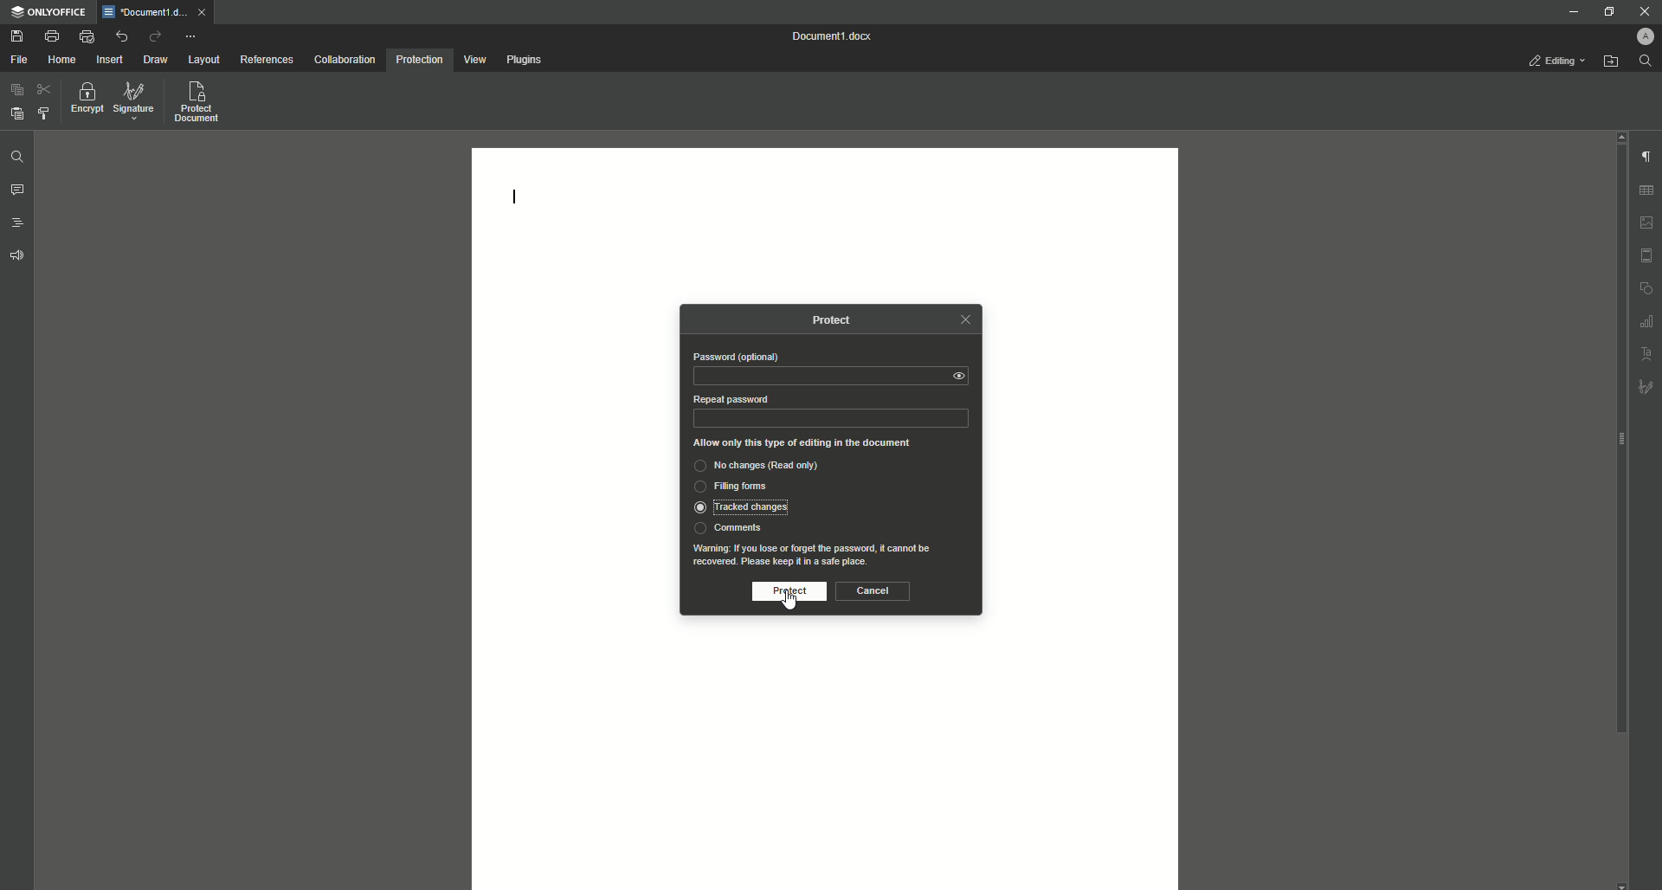  What do you see at coordinates (763, 464) in the screenshot?
I see `No changes` at bounding box center [763, 464].